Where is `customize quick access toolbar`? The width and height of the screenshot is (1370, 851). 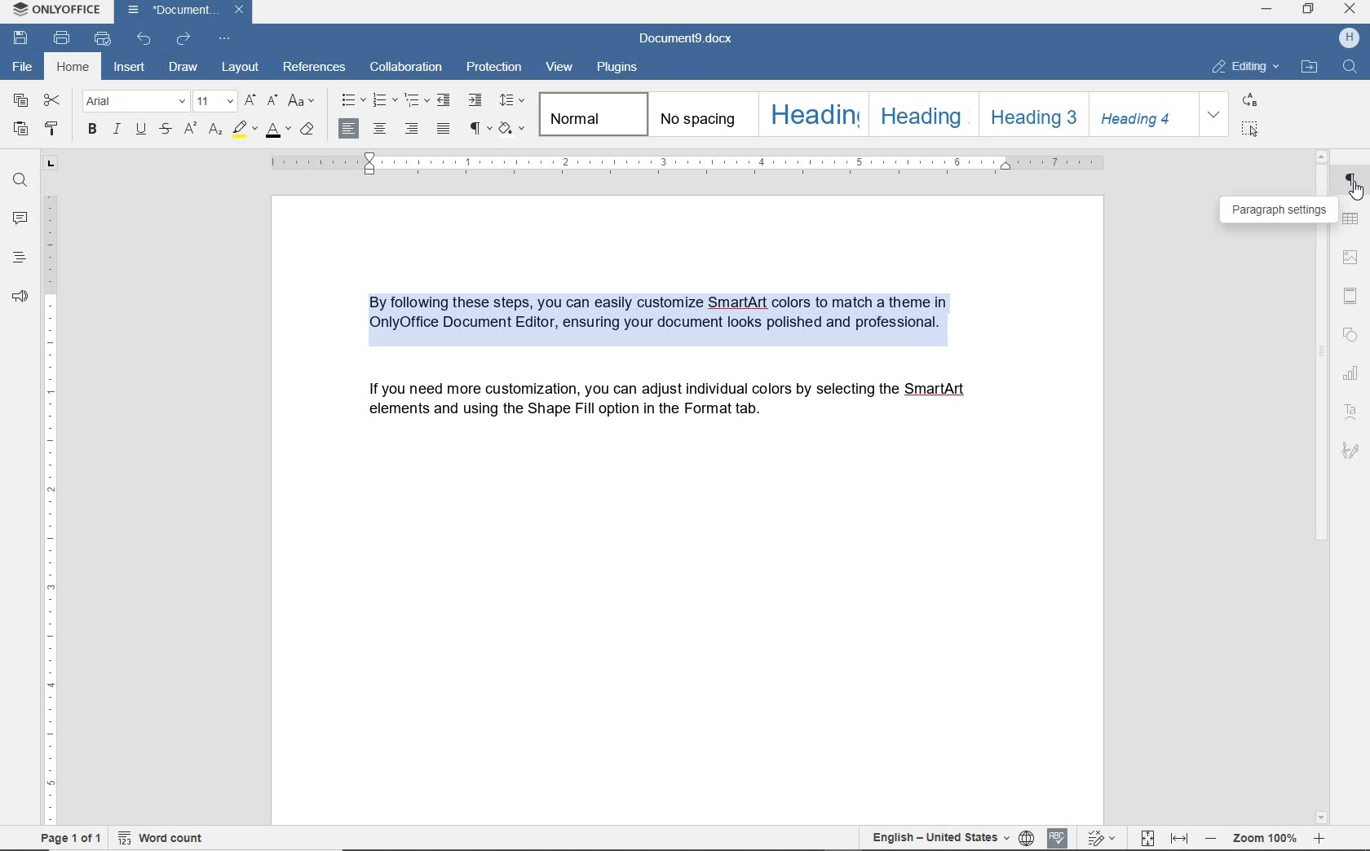 customize quick access toolbar is located at coordinates (224, 38).